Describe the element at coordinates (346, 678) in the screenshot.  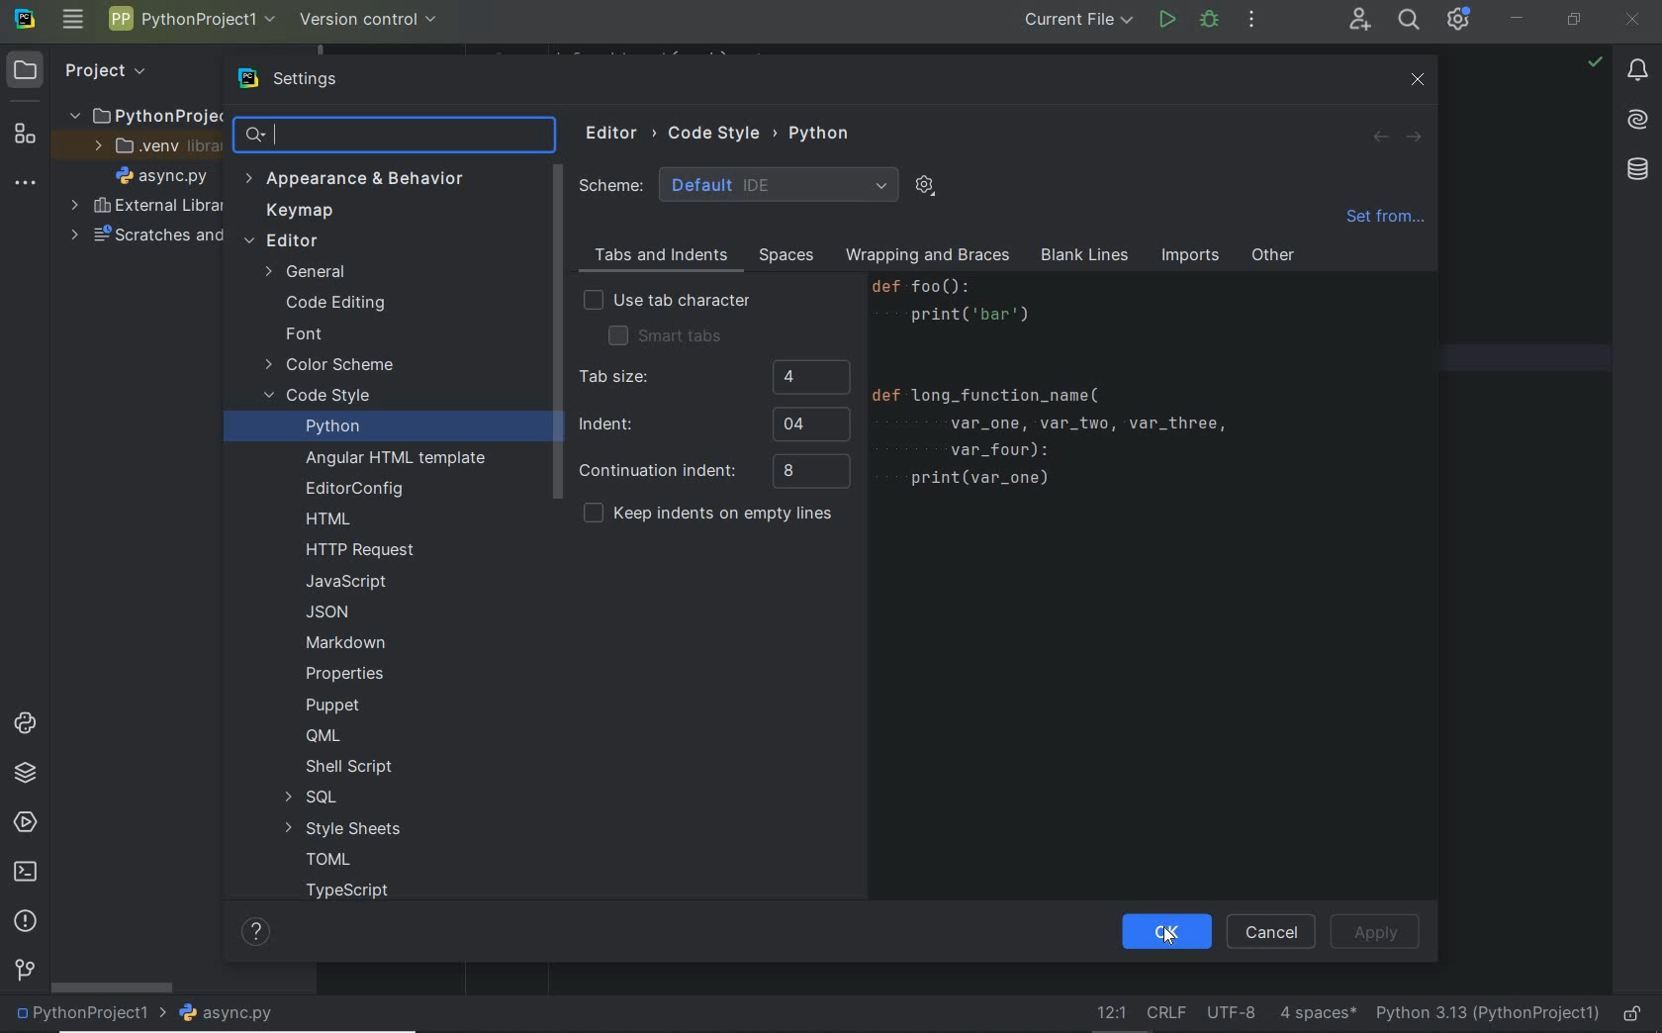
I see `PROPERTIES` at that location.